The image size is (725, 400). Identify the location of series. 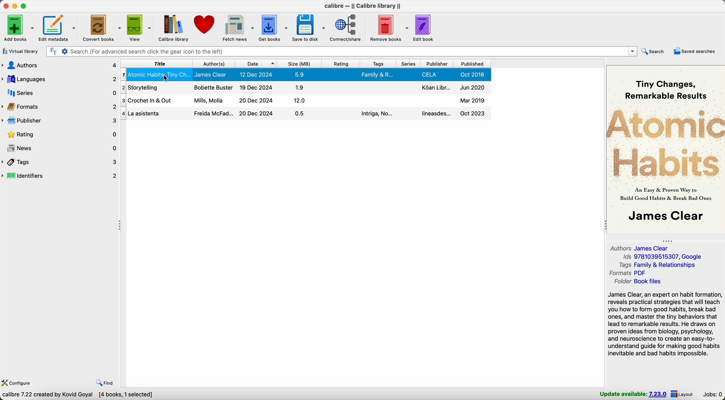
(60, 93).